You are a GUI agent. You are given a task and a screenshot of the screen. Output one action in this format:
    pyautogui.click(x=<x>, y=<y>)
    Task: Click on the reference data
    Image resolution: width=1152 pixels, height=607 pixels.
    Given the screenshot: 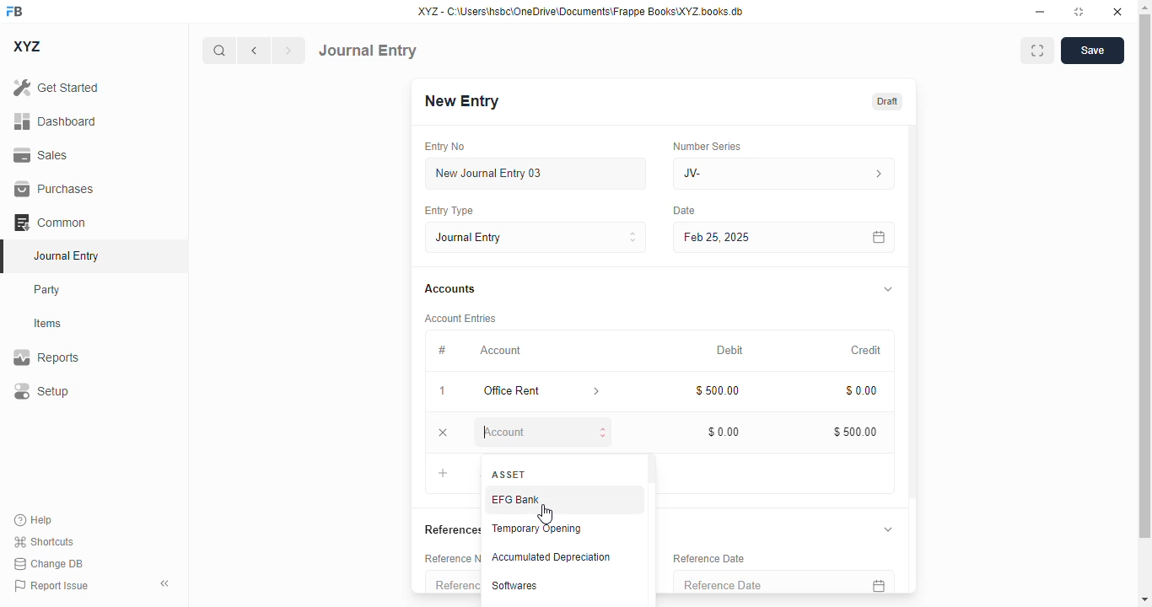 What is the action you would take?
    pyautogui.click(x=708, y=559)
    